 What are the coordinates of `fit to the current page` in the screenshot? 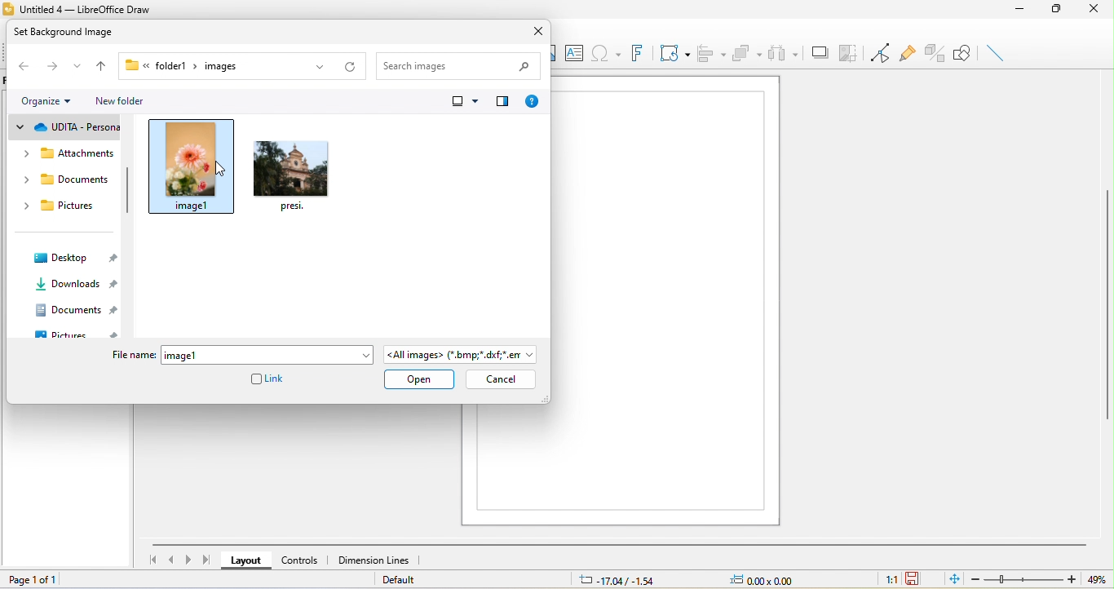 It's located at (953, 578).